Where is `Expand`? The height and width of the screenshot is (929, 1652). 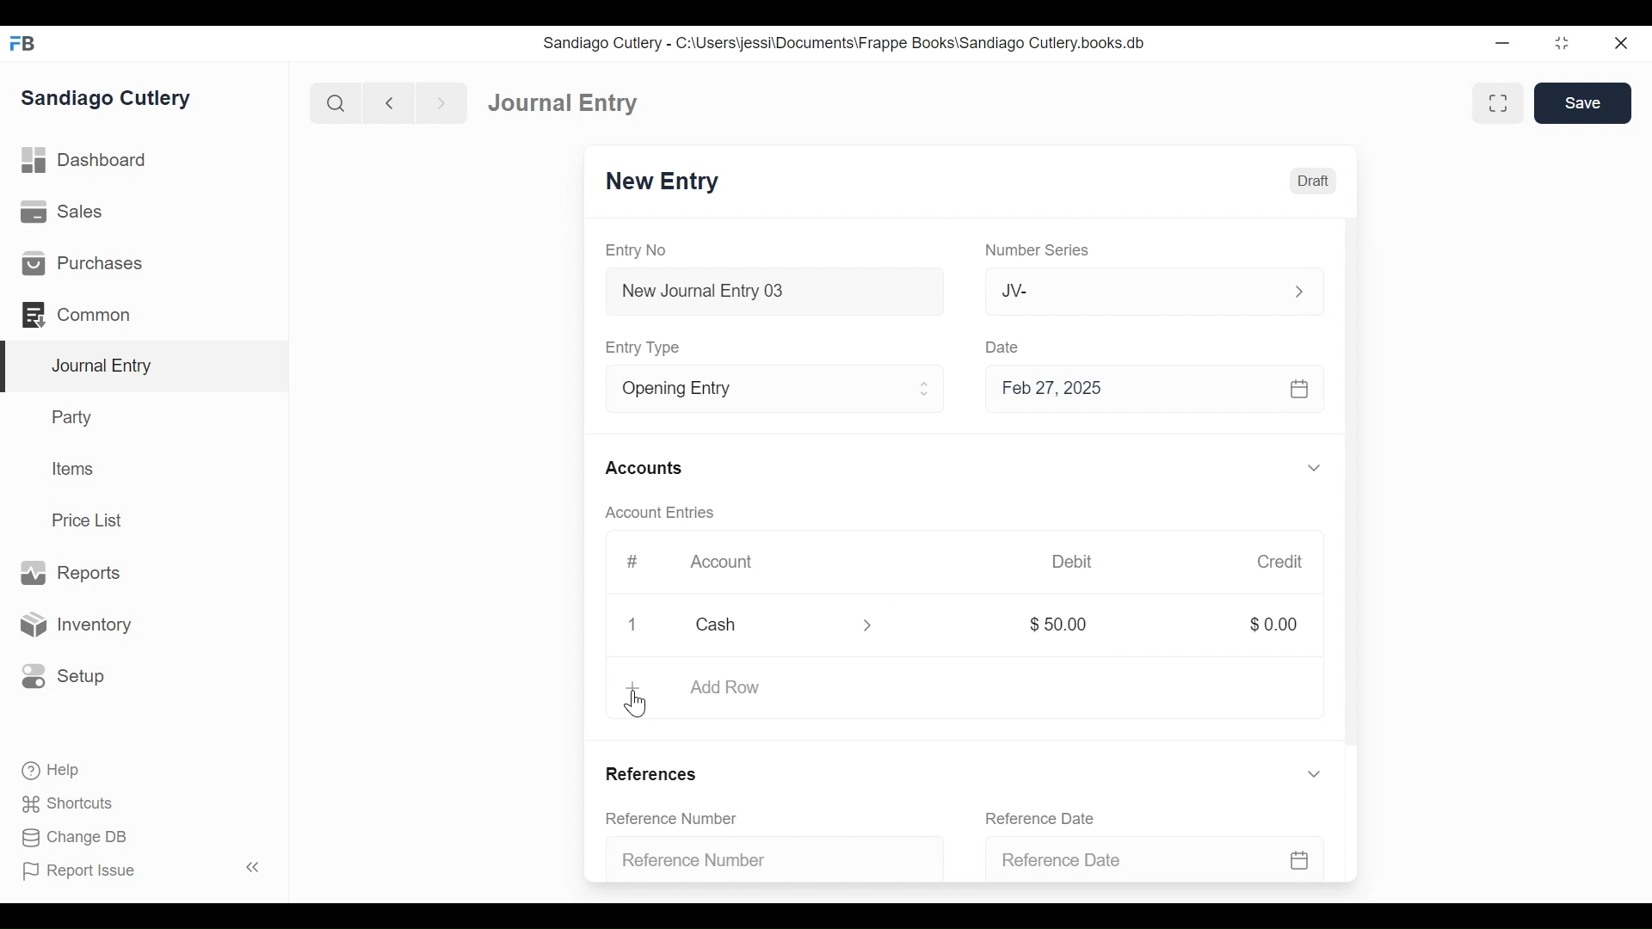 Expand is located at coordinates (1297, 291).